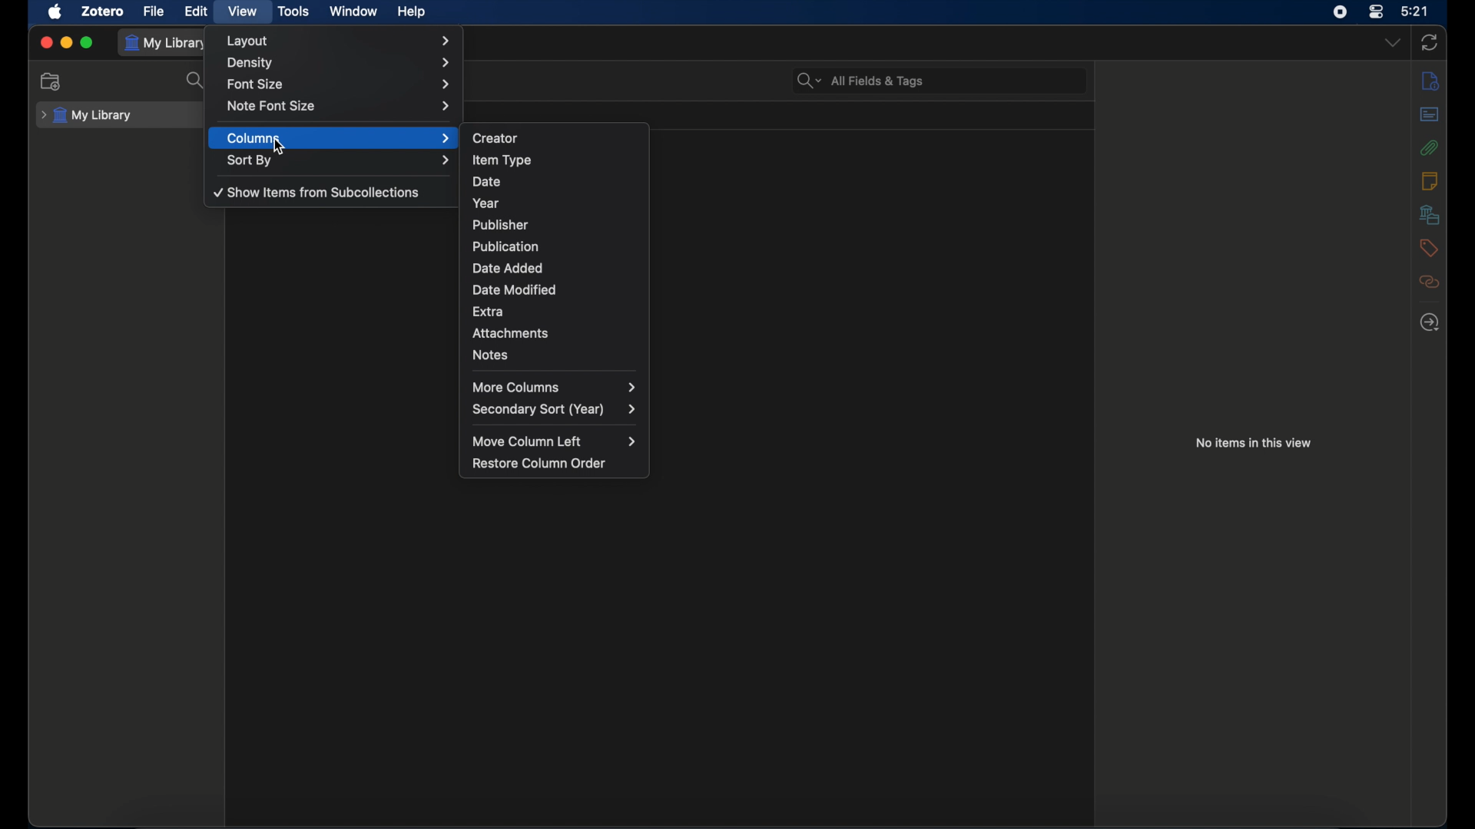 Image resolution: width=1475 pixels, height=829 pixels. Describe the element at coordinates (860, 81) in the screenshot. I see `search bar` at that location.